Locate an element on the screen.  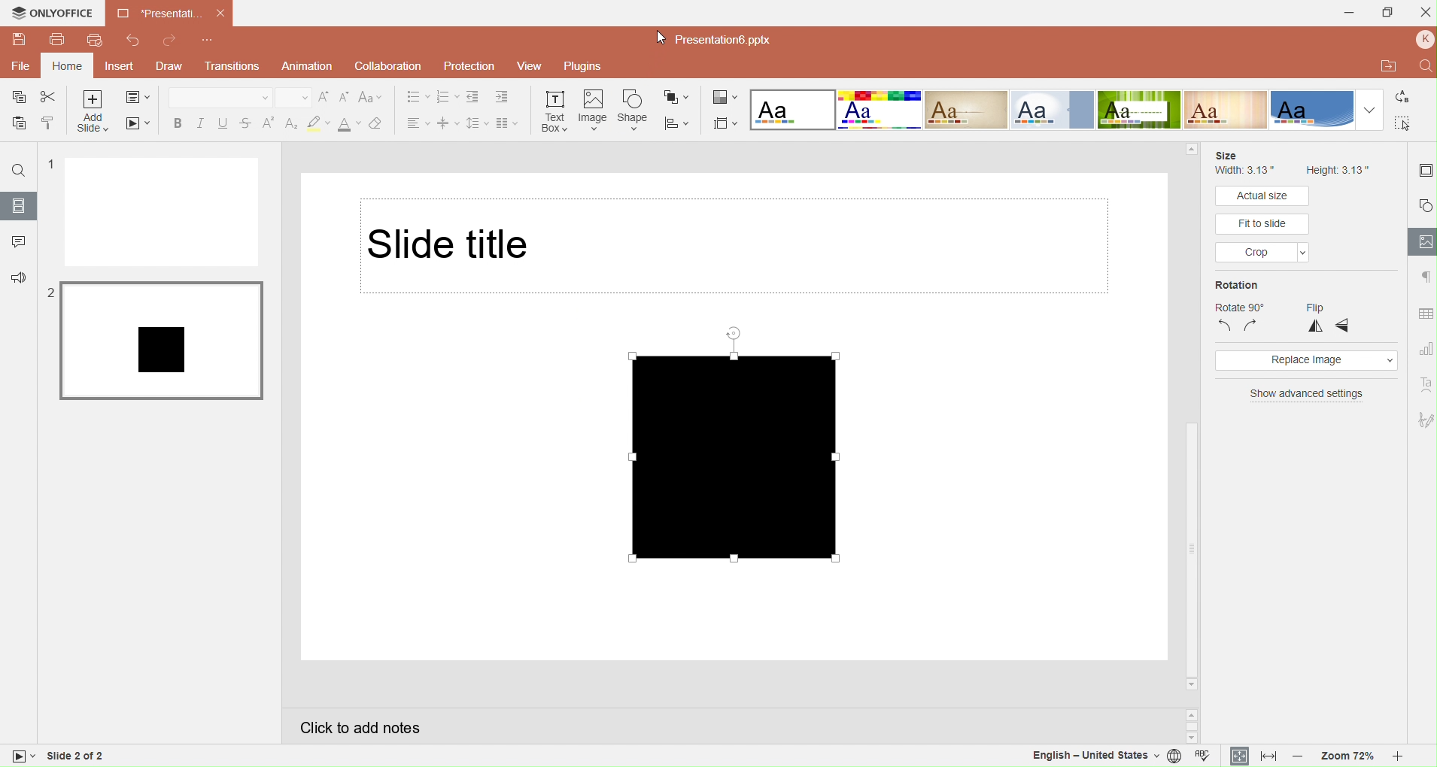
Insert columns is located at coordinates (508, 123).